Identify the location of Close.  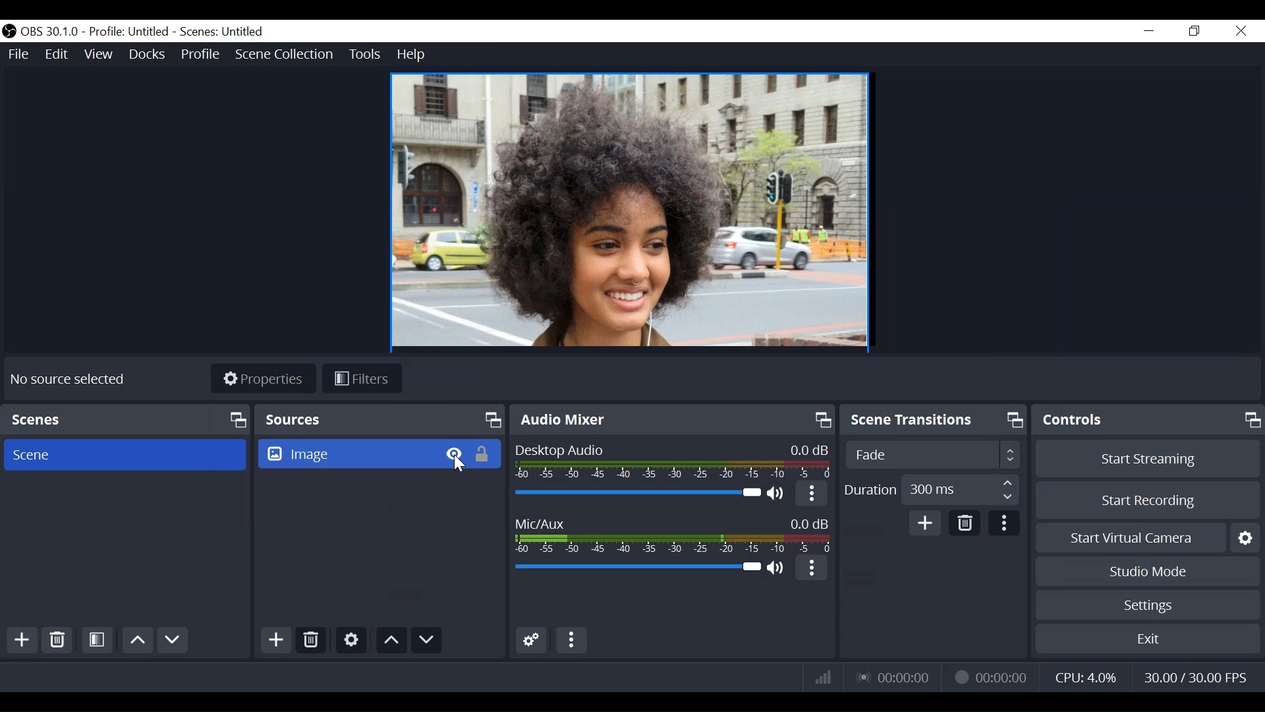
(1242, 31).